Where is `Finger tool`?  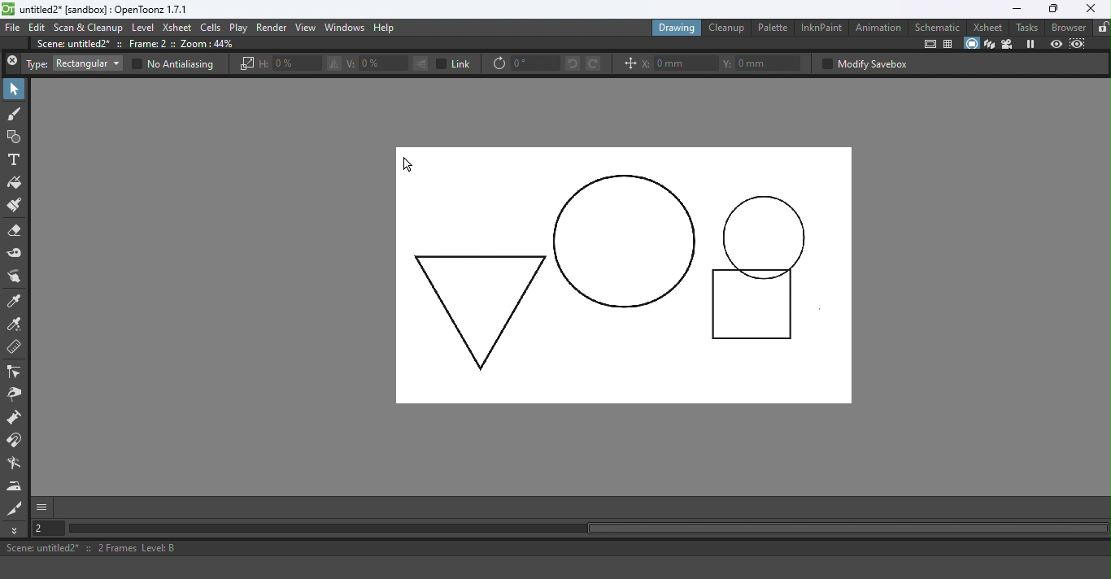 Finger tool is located at coordinates (17, 276).